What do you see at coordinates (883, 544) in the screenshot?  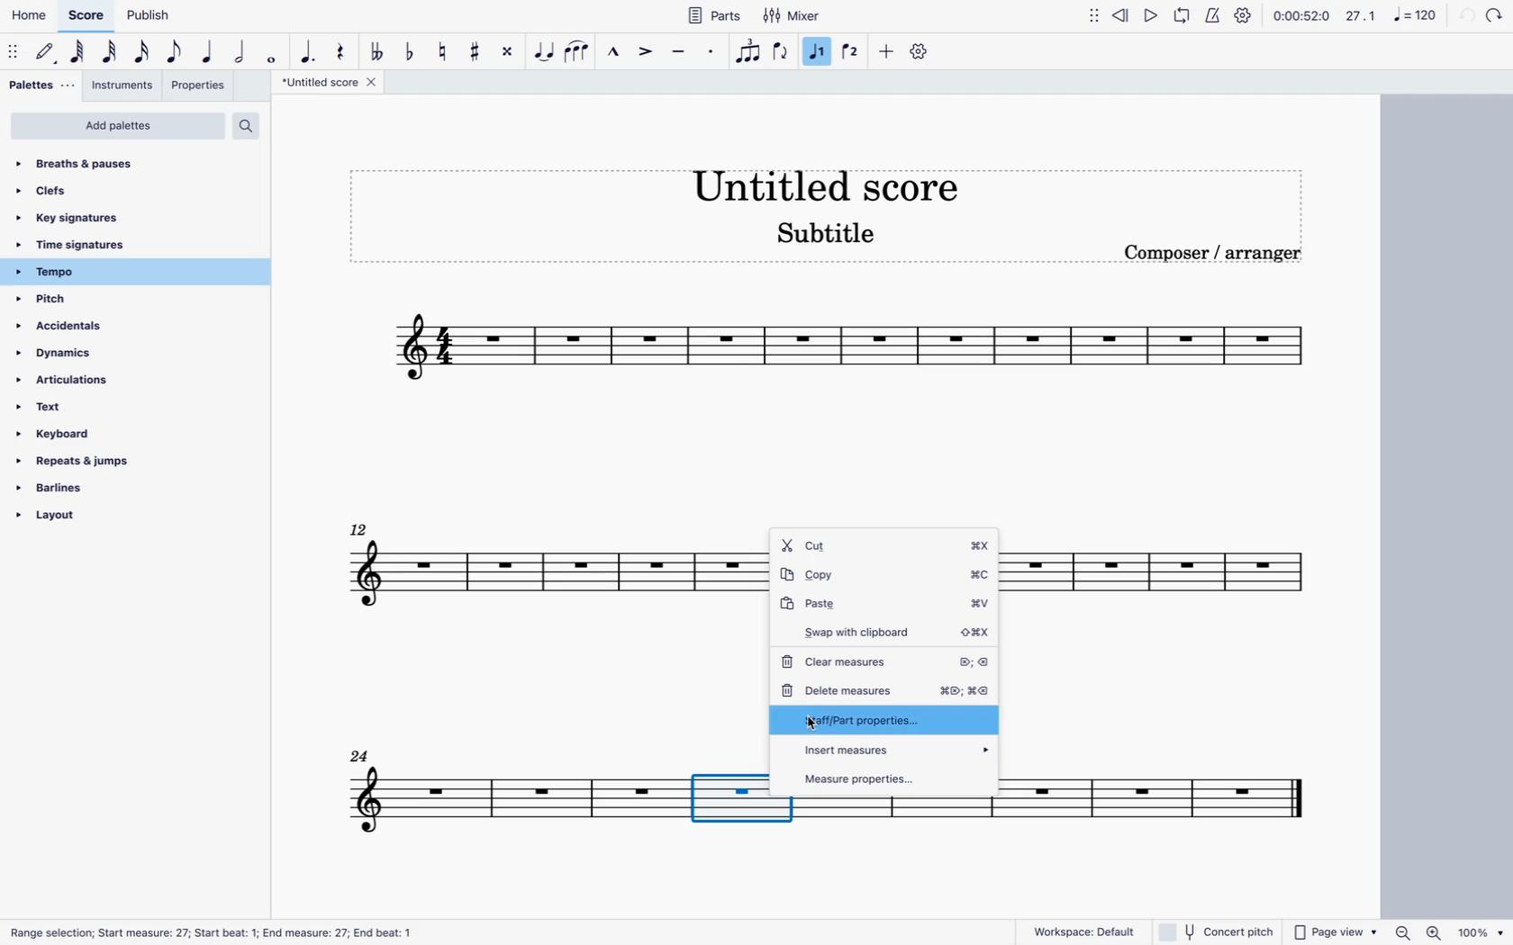 I see `cut` at bounding box center [883, 544].